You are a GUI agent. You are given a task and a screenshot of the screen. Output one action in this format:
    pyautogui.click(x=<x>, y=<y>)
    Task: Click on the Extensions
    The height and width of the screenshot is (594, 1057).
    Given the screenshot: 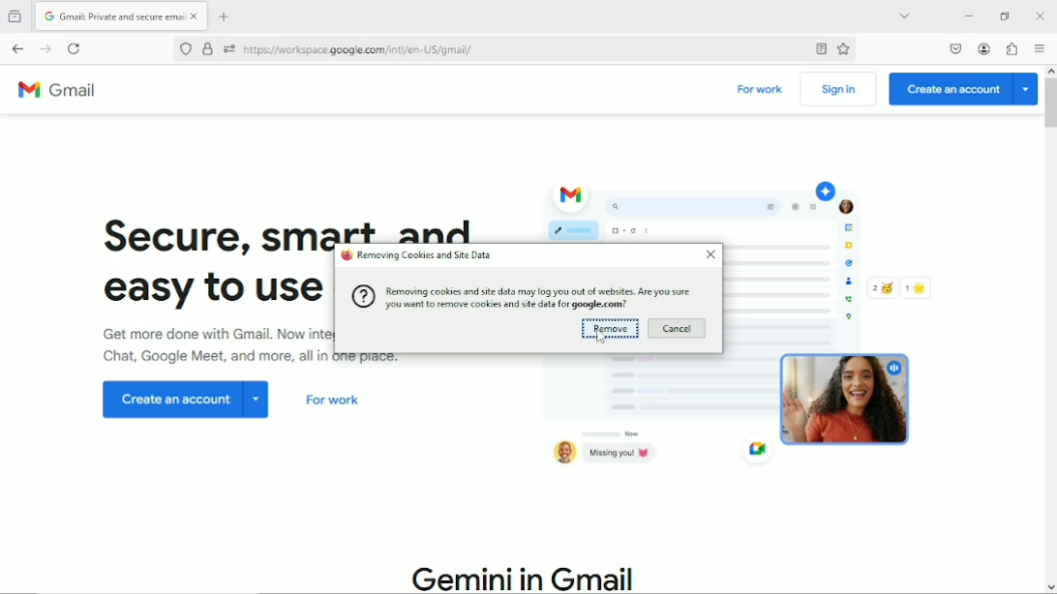 What is the action you would take?
    pyautogui.click(x=1013, y=49)
    